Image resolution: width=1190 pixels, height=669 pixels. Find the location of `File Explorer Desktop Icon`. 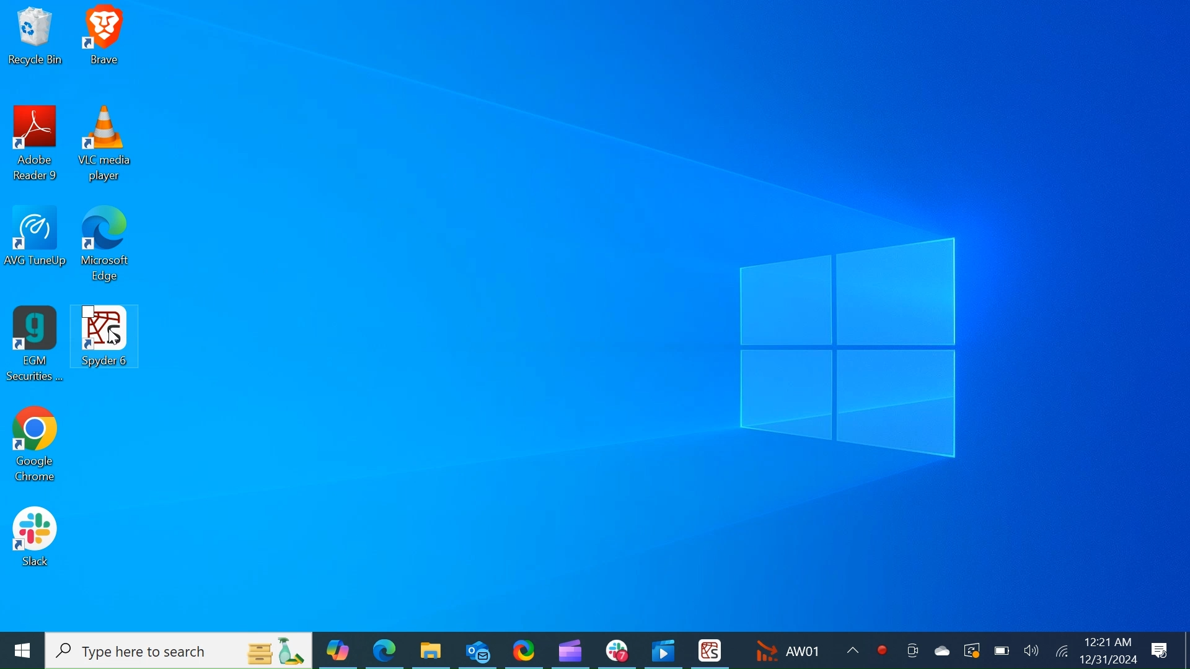

File Explorer Desktop Icon is located at coordinates (431, 650).